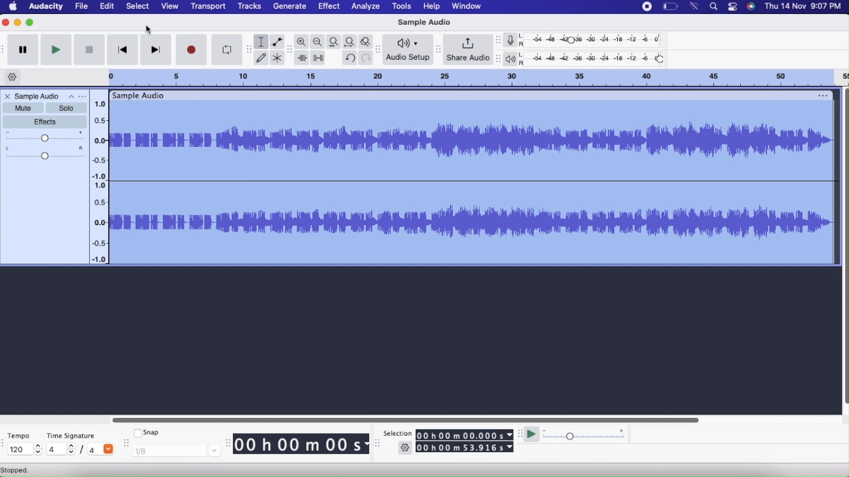 This screenshot has height=477, width=849. I want to click on Share Audio, so click(468, 50).